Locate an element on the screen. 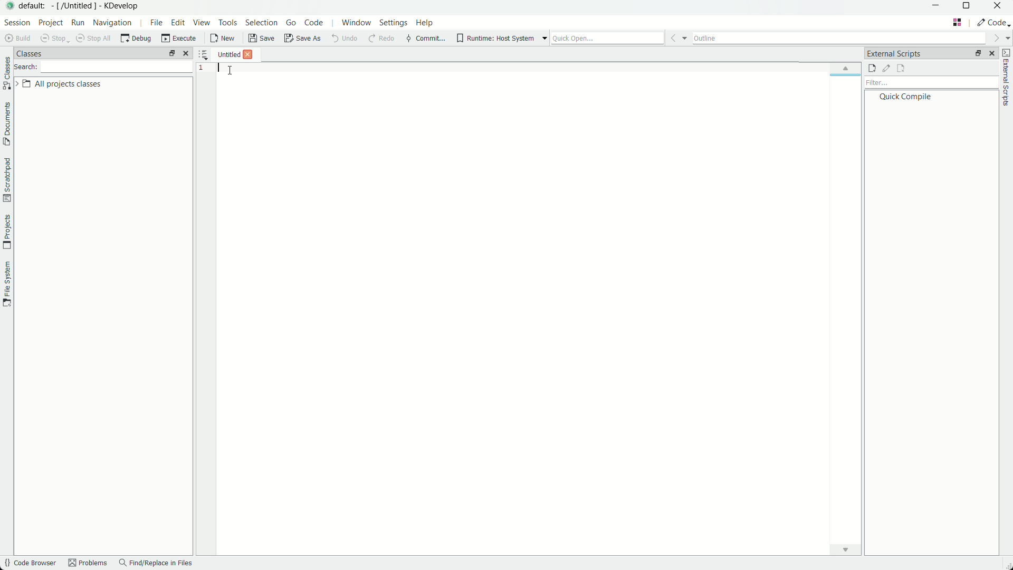  1 is located at coordinates (203, 68).